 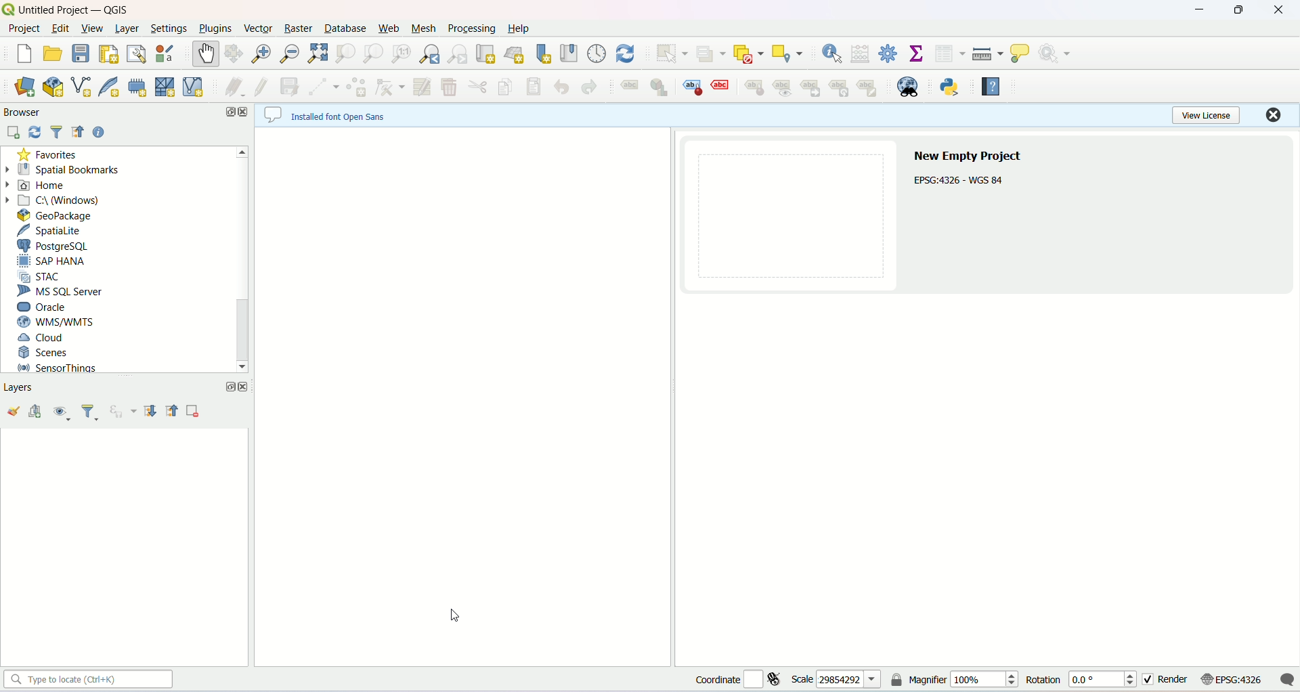 I want to click on close, so click(x=245, y=113).